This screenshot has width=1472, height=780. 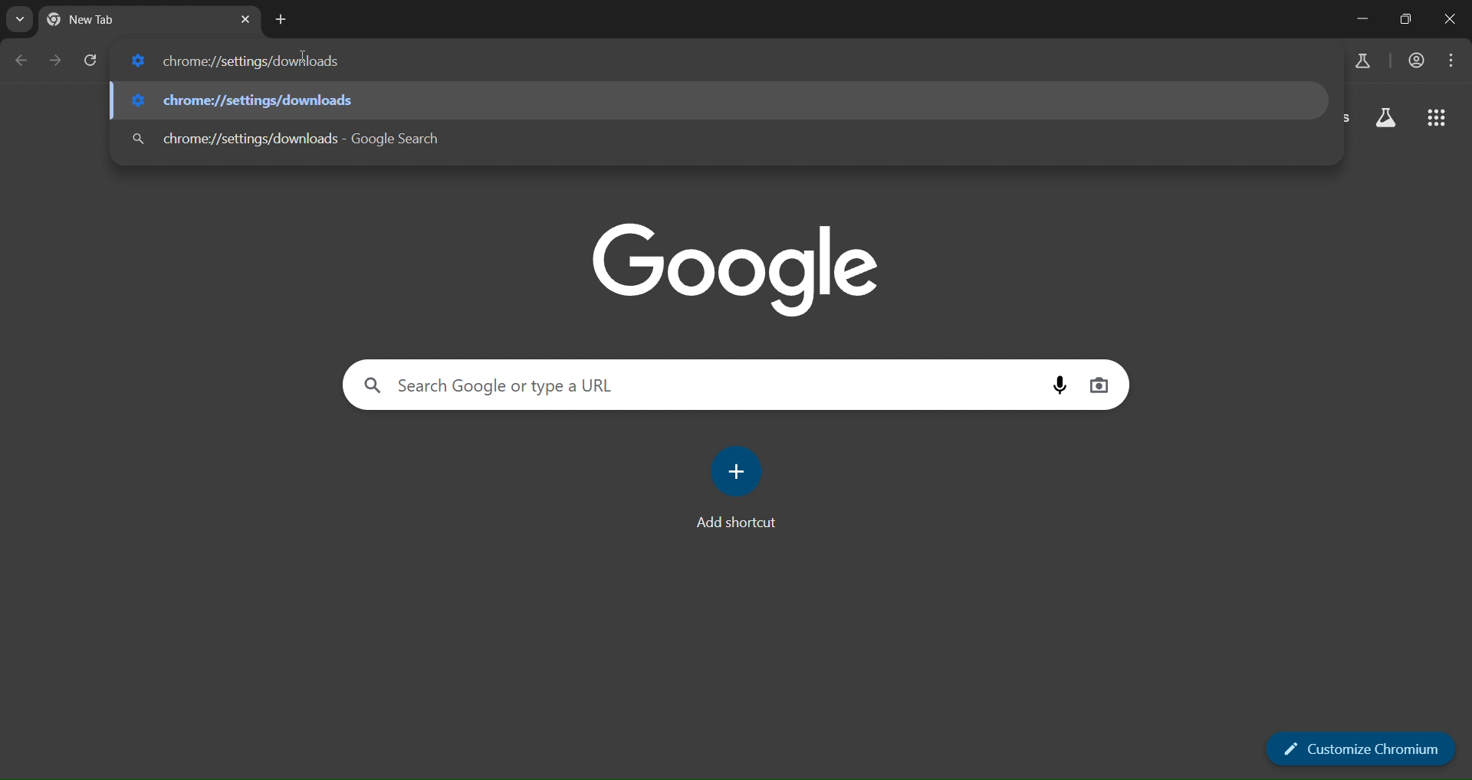 What do you see at coordinates (1402, 20) in the screenshot?
I see `restore down` at bounding box center [1402, 20].